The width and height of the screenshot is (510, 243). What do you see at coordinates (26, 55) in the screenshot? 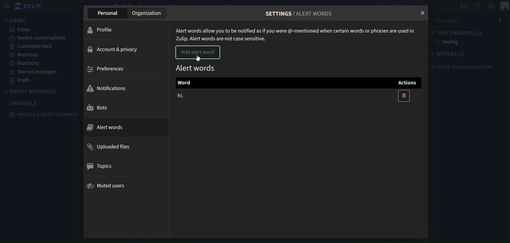
I see `mentions` at bounding box center [26, 55].